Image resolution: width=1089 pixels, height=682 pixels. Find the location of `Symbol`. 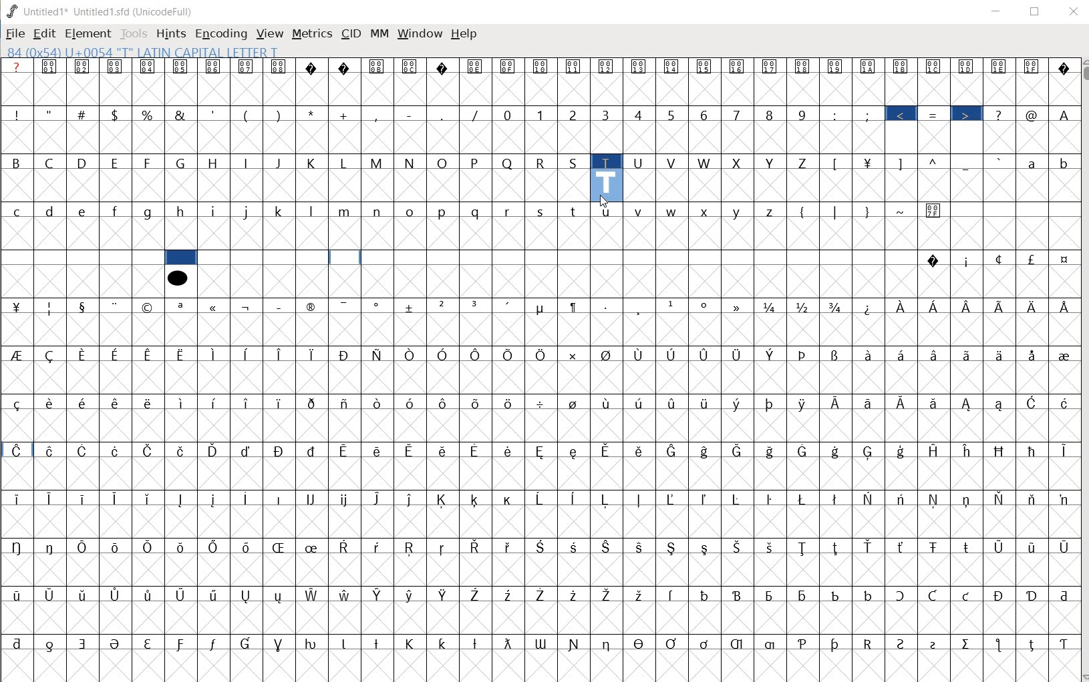

Symbol is located at coordinates (314, 67).